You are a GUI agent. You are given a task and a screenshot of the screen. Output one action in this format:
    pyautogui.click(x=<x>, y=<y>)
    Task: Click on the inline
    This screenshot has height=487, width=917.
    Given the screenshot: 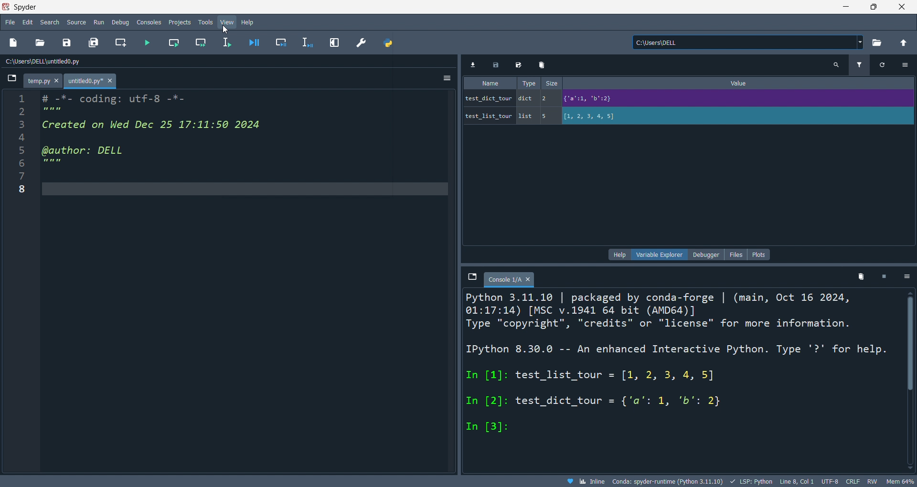 What is the action you would take?
    pyautogui.click(x=585, y=481)
    